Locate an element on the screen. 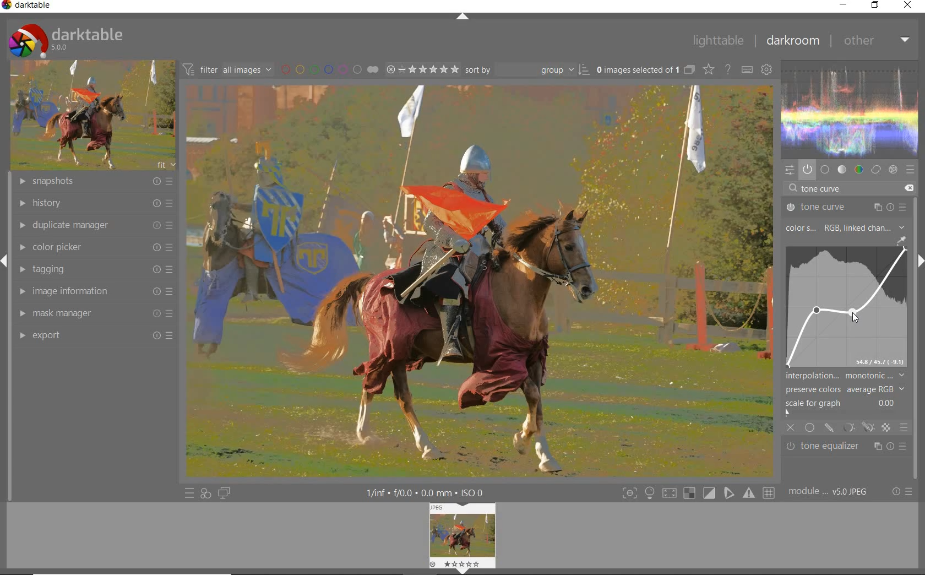  restore is located at coordinates (875, 5).